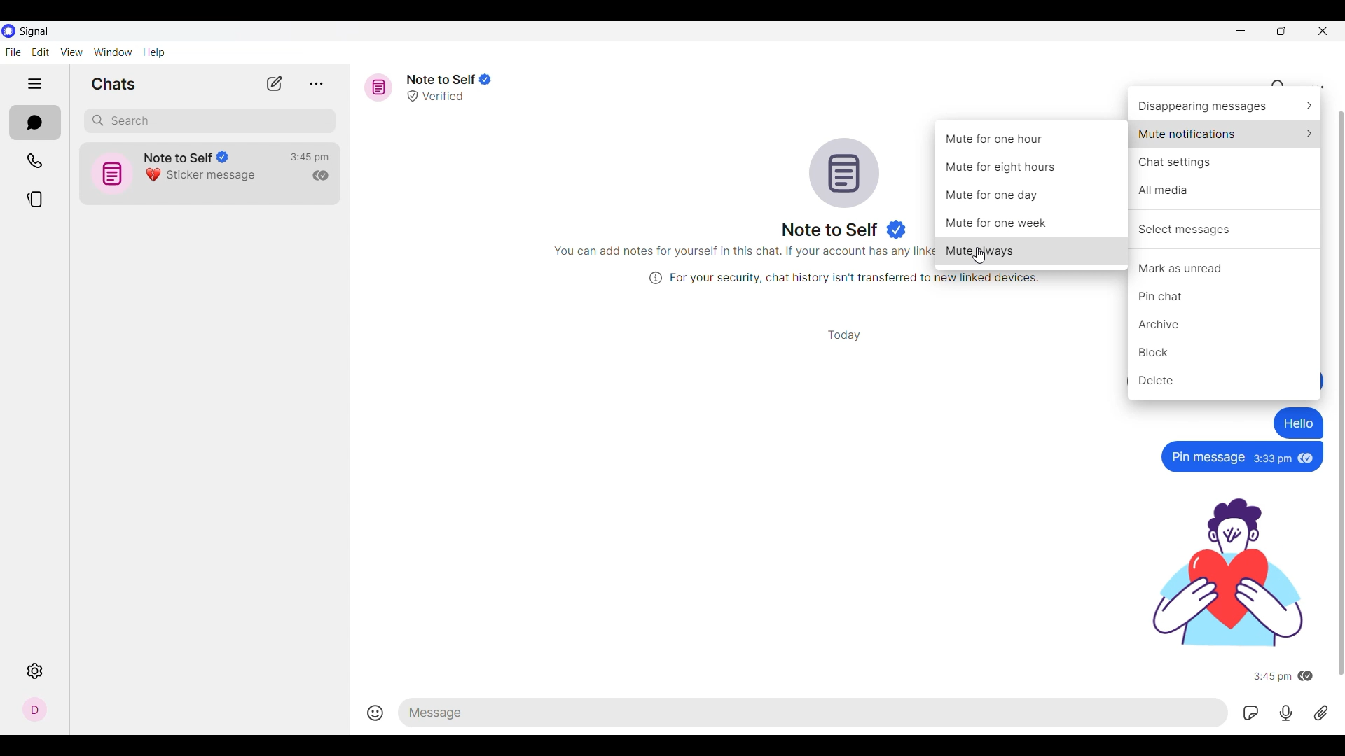  I want to click on Mute for one hour, so click(998, 139).